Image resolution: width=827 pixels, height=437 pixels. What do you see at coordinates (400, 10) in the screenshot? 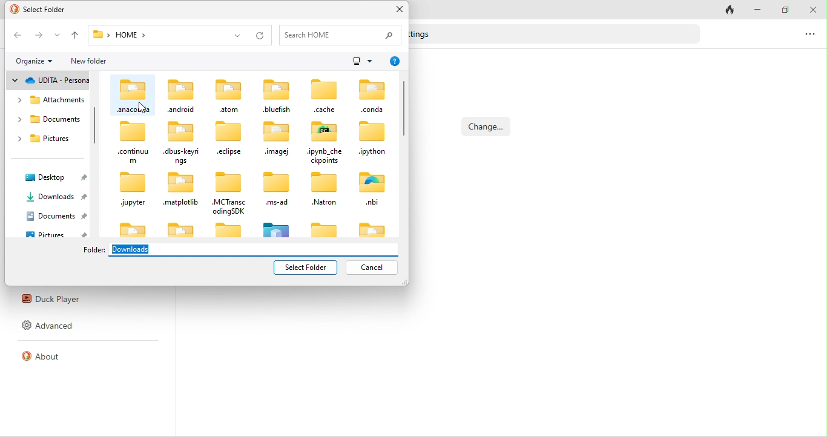
I see `close` at bounding box center [400, 10].